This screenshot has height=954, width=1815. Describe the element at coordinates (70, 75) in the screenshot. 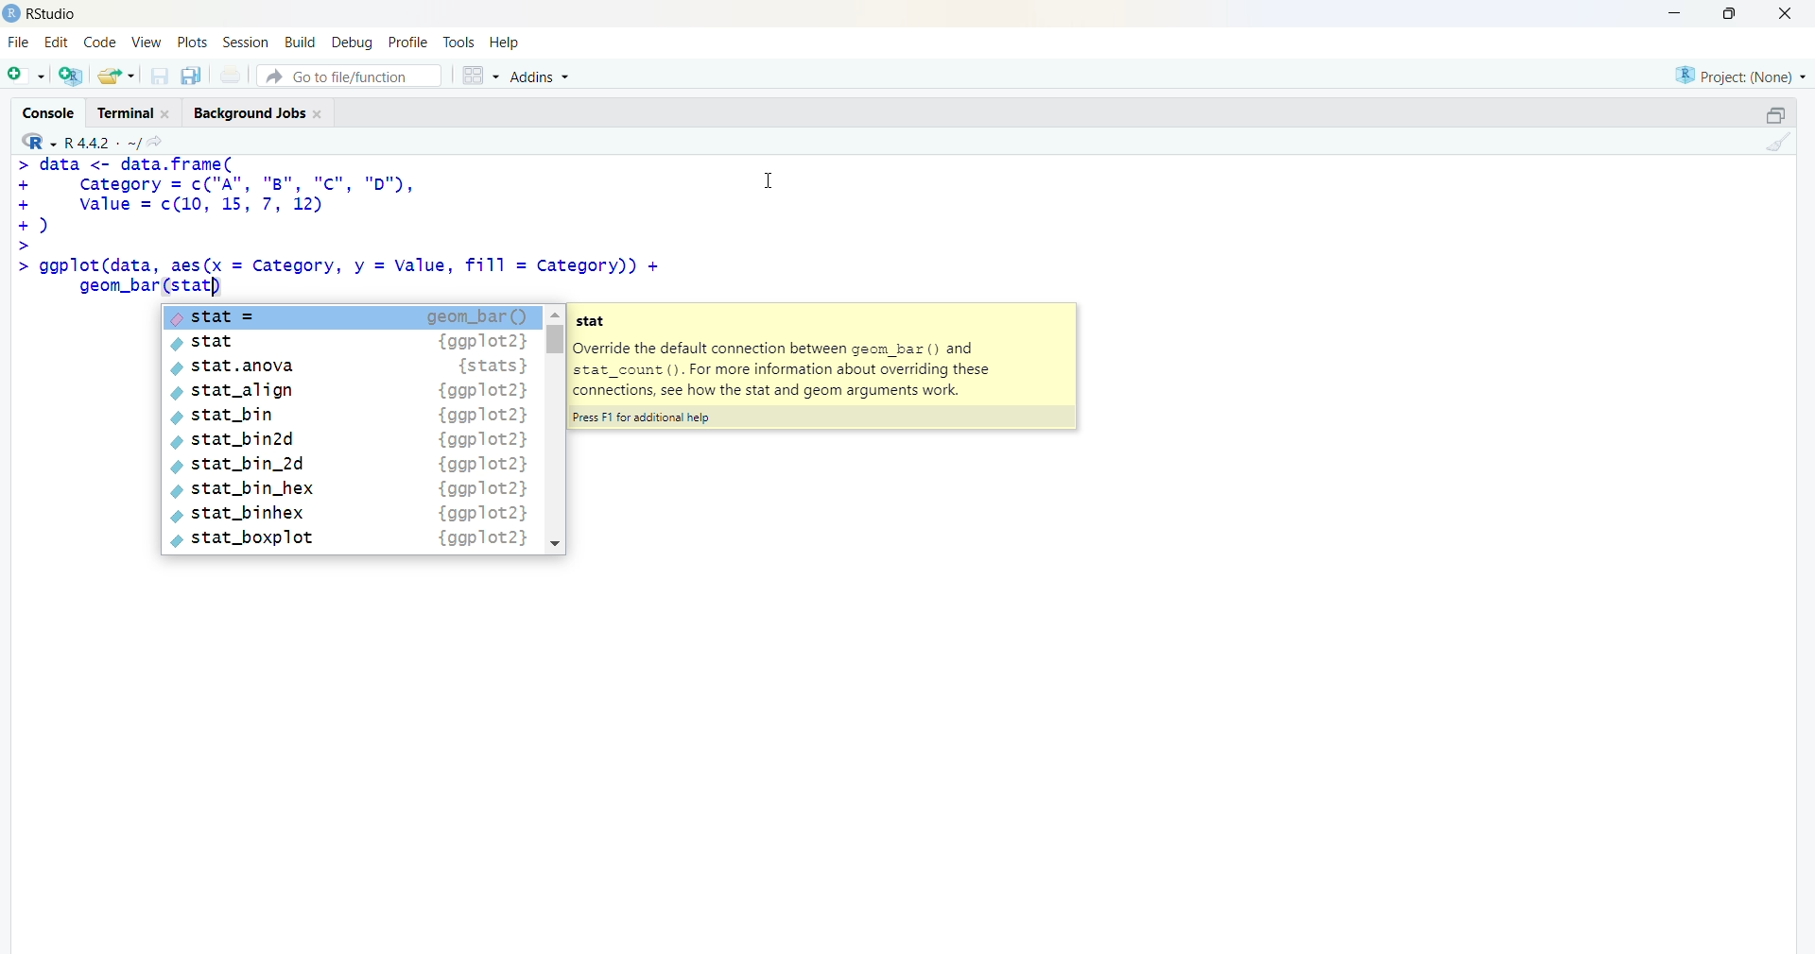

I see `create a project` at that location.